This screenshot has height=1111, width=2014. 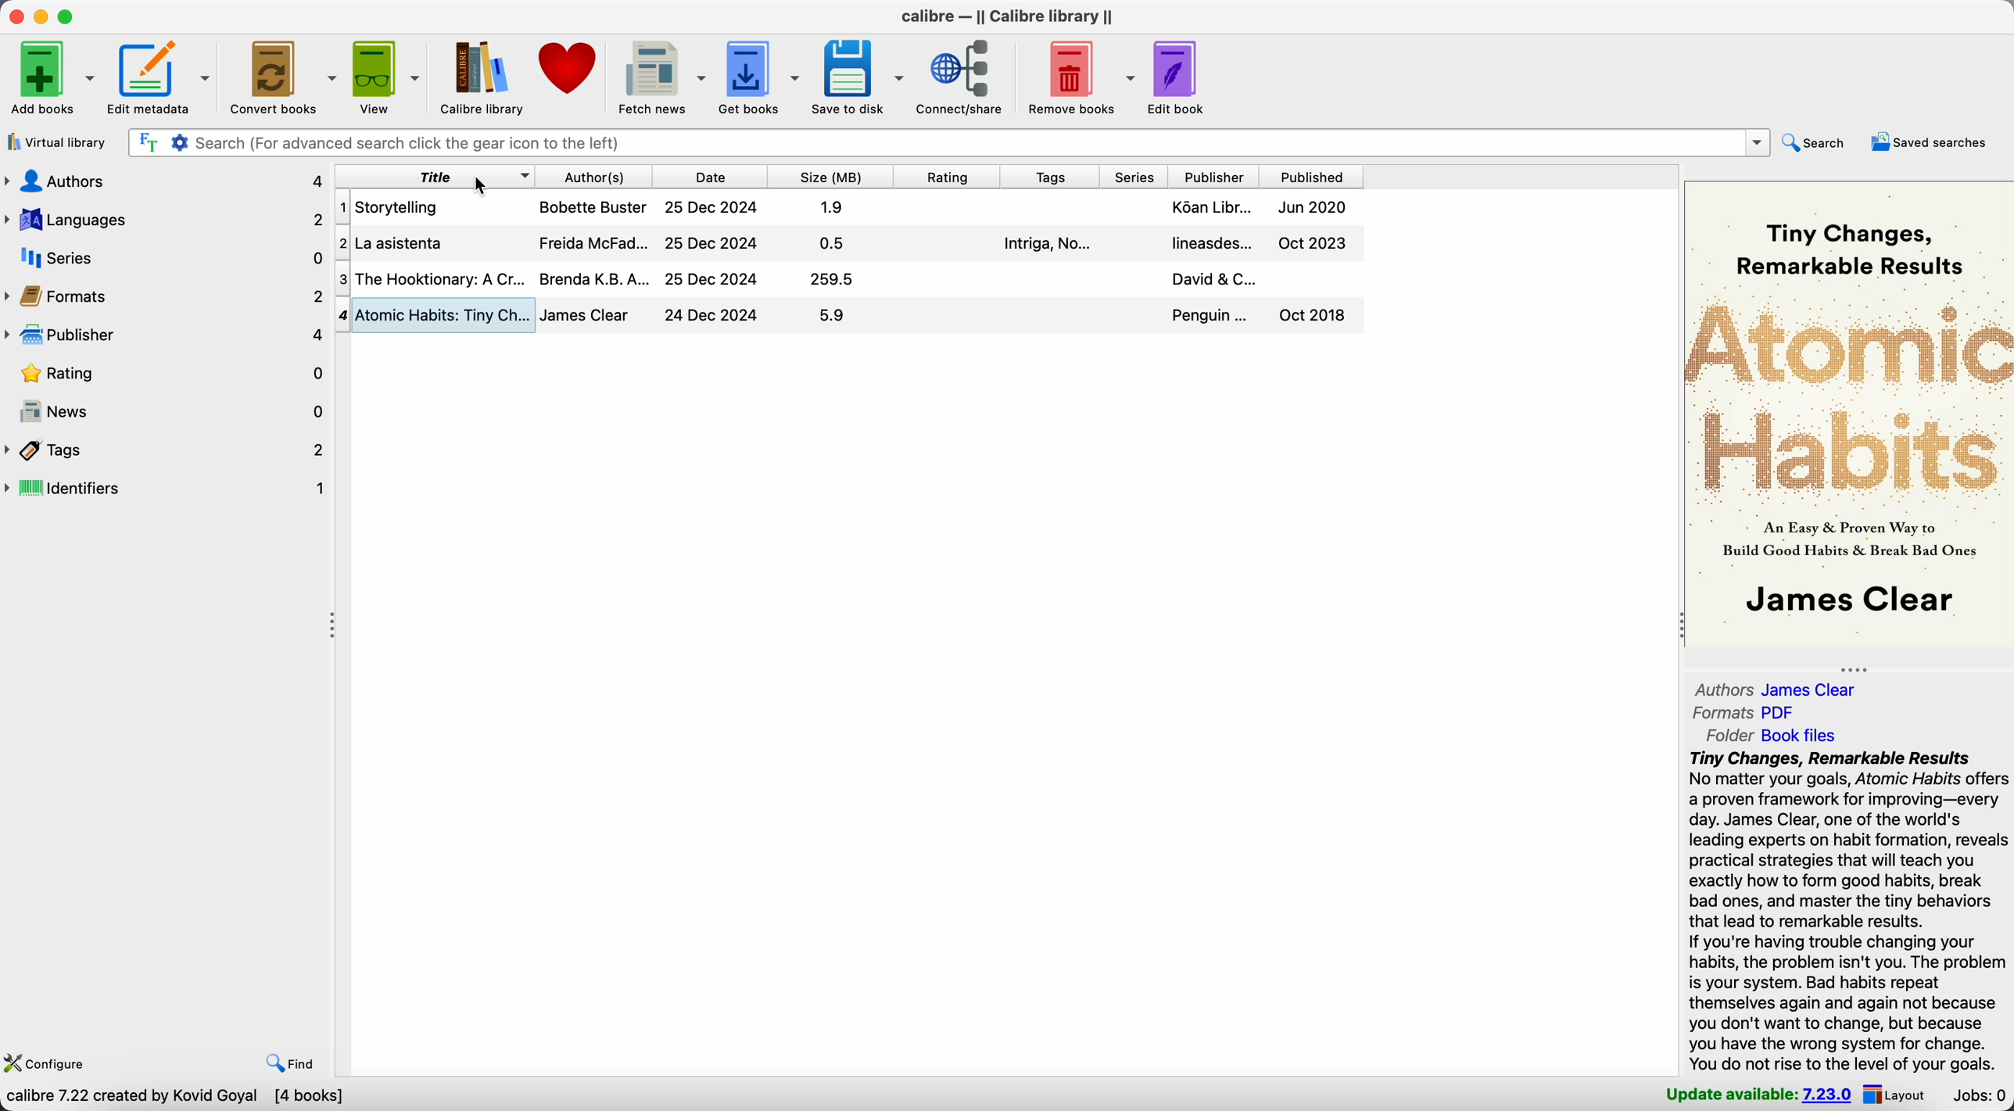 I want to click on intriga, no..., so click(x=1045, y=244).